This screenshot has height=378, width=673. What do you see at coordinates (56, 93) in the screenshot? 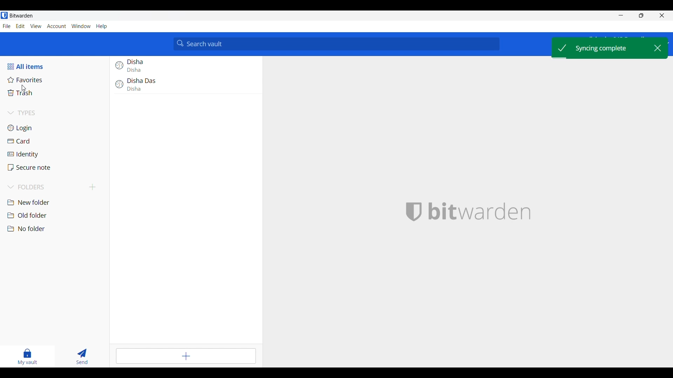
I see `Trash` at bounding box center [56, 93].